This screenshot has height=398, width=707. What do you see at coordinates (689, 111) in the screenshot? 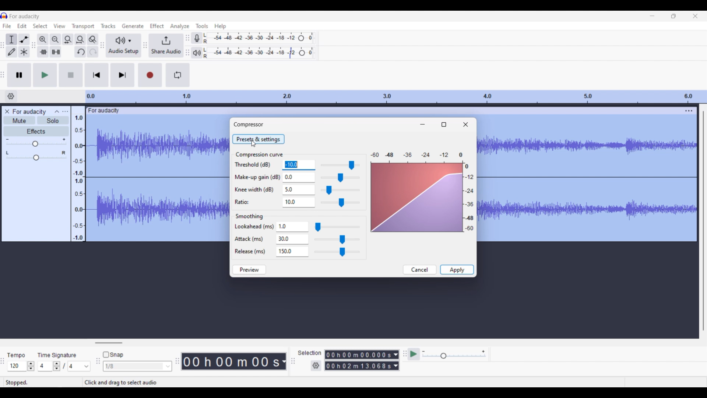
I see `Track settings` at bounding box center [689, 111].